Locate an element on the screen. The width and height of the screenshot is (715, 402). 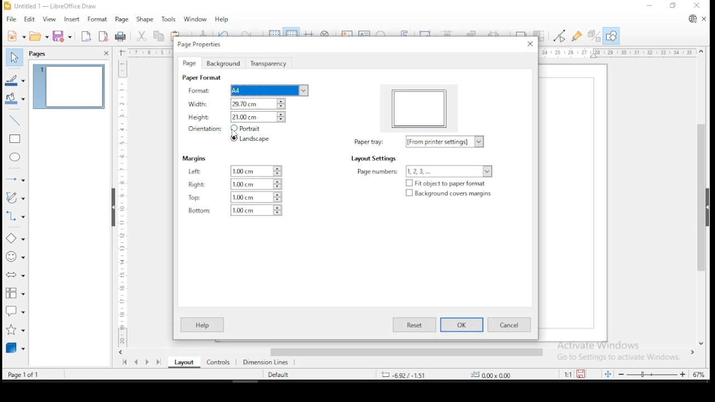
transformations is located at coordinates (427, 32).